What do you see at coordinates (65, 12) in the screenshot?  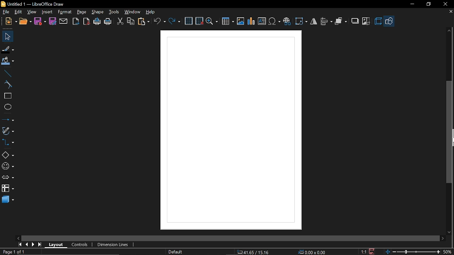 I see `format` at bounding box center [65, 12].